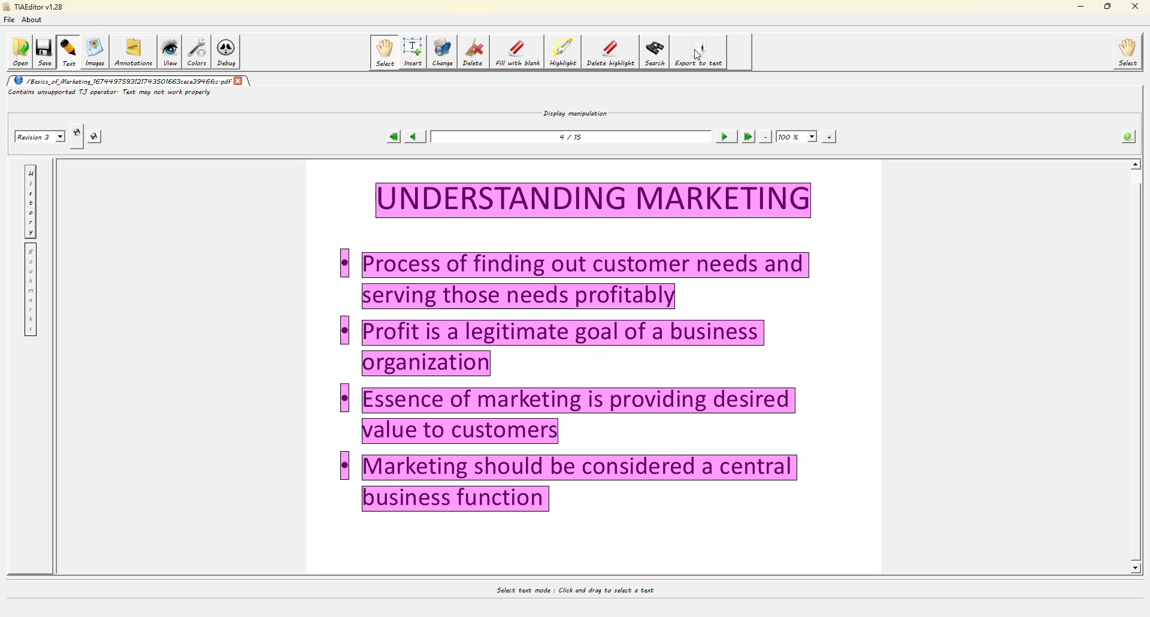 Image resolution: width=1150 pixels, height=617 pixels. I want to click on zoom out, so click(765, 137).